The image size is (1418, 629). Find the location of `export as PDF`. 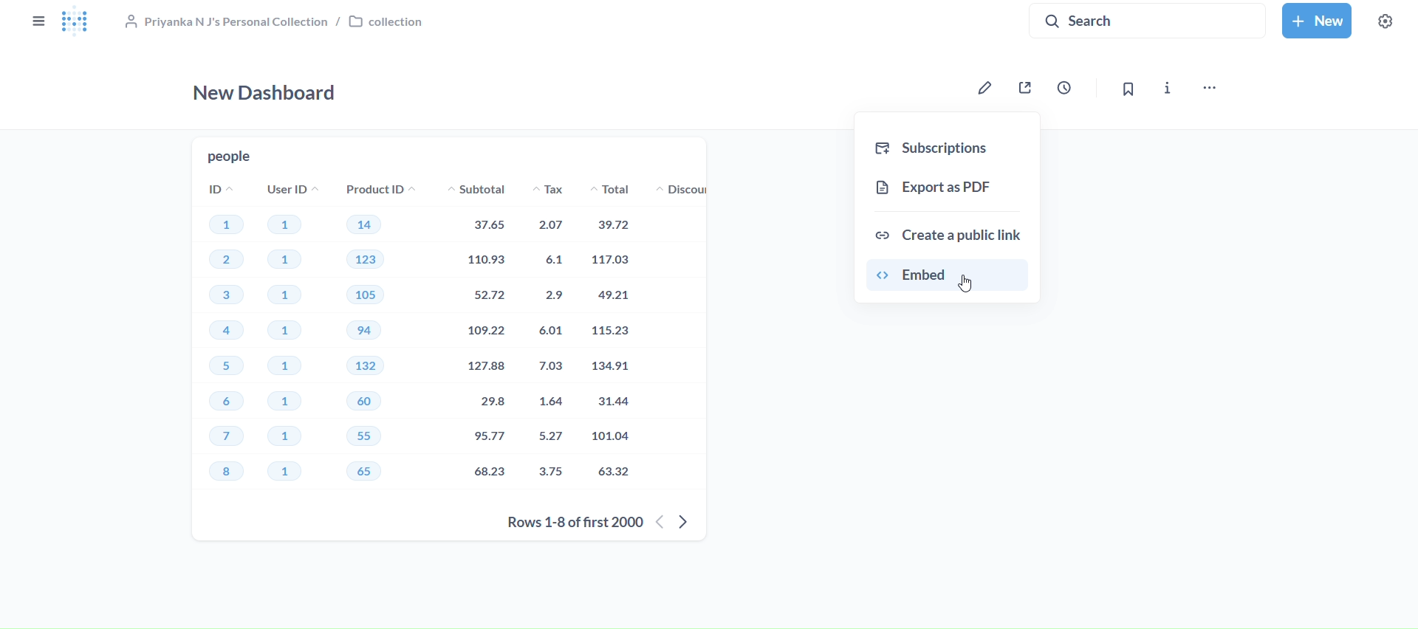

export as PDF is located at coordinates (946, 187).